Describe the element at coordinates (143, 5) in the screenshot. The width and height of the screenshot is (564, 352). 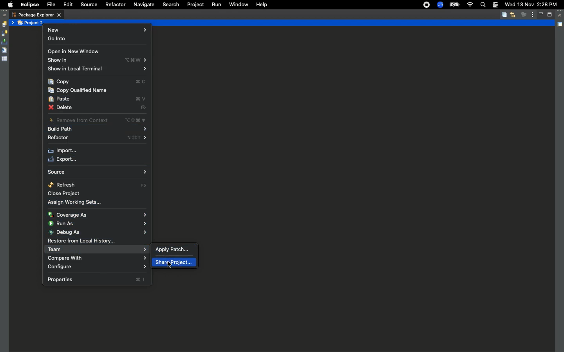
I see `Navigate` at that location.